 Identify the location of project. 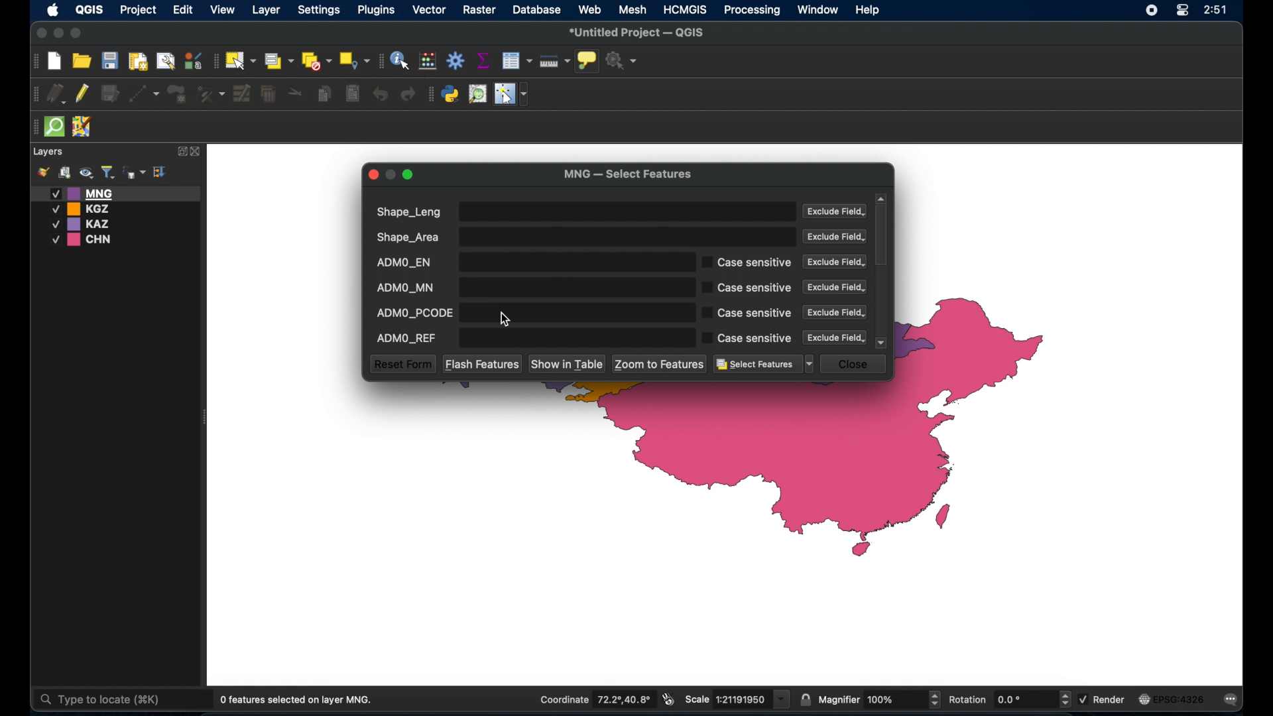
(139, 11).